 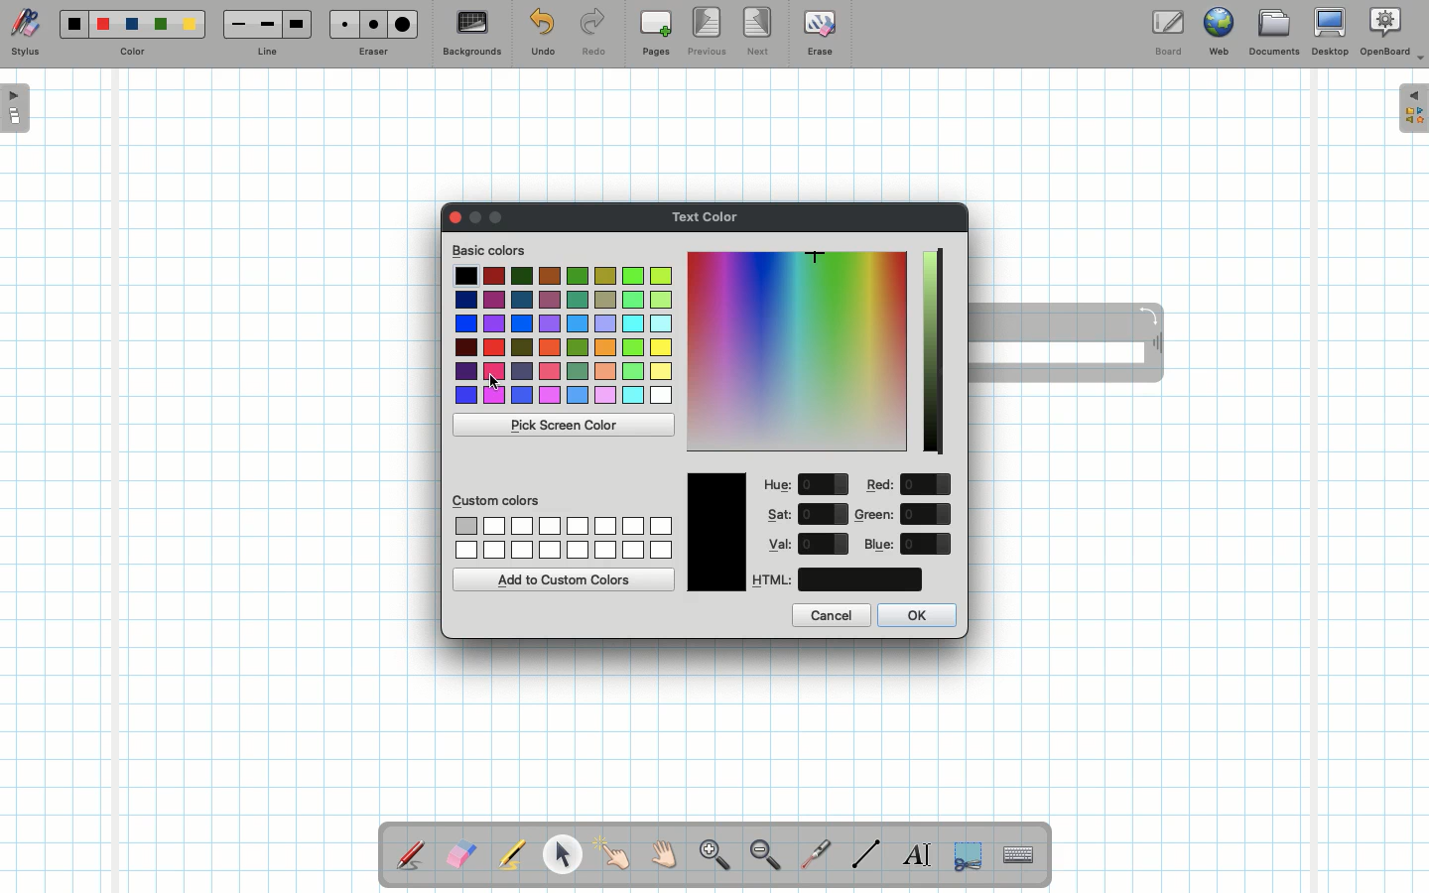 I want to click on Color picked, so click(x=715, y=532).